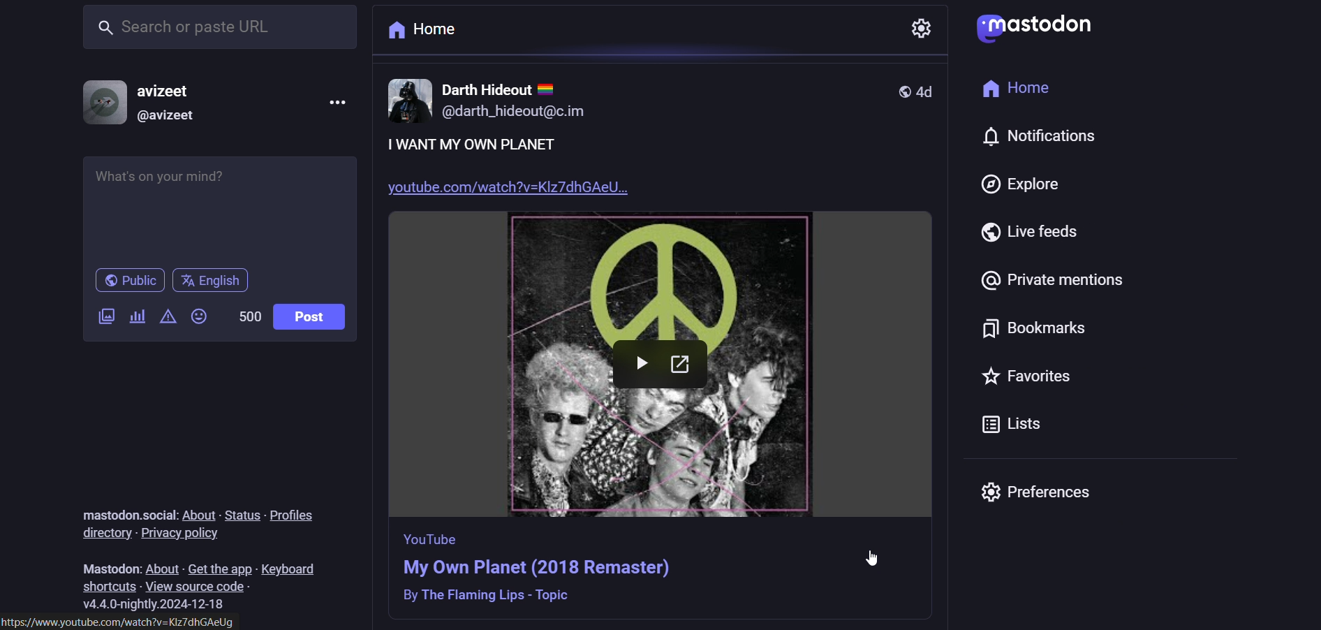  I want to click on lists, so click(1010, 425).